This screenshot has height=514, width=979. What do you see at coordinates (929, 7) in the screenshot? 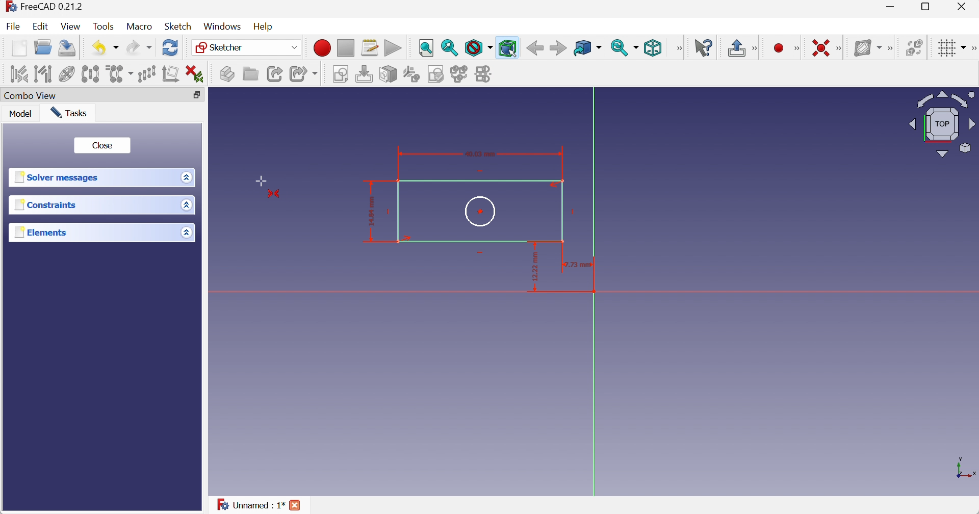
I see `Restore down` at bounding box center [929, 7].